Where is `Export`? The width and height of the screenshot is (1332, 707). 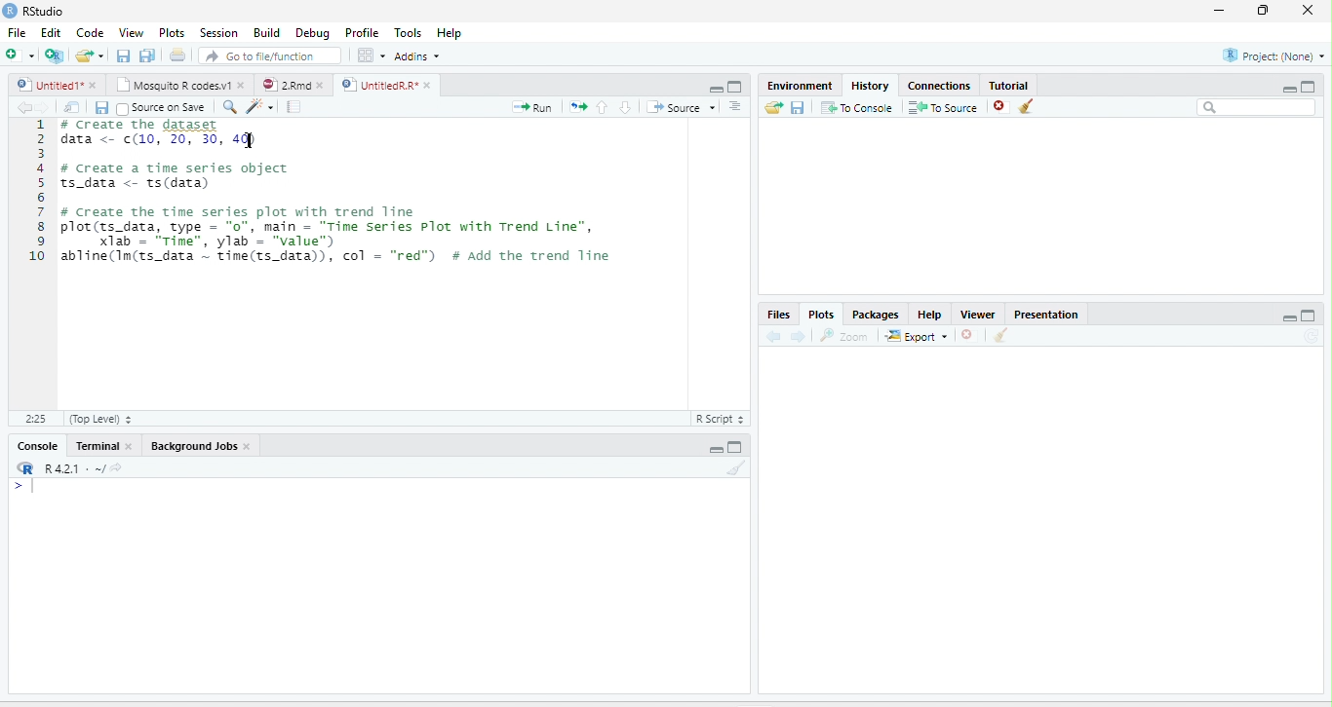 Export is located at coordinates (917, 336).